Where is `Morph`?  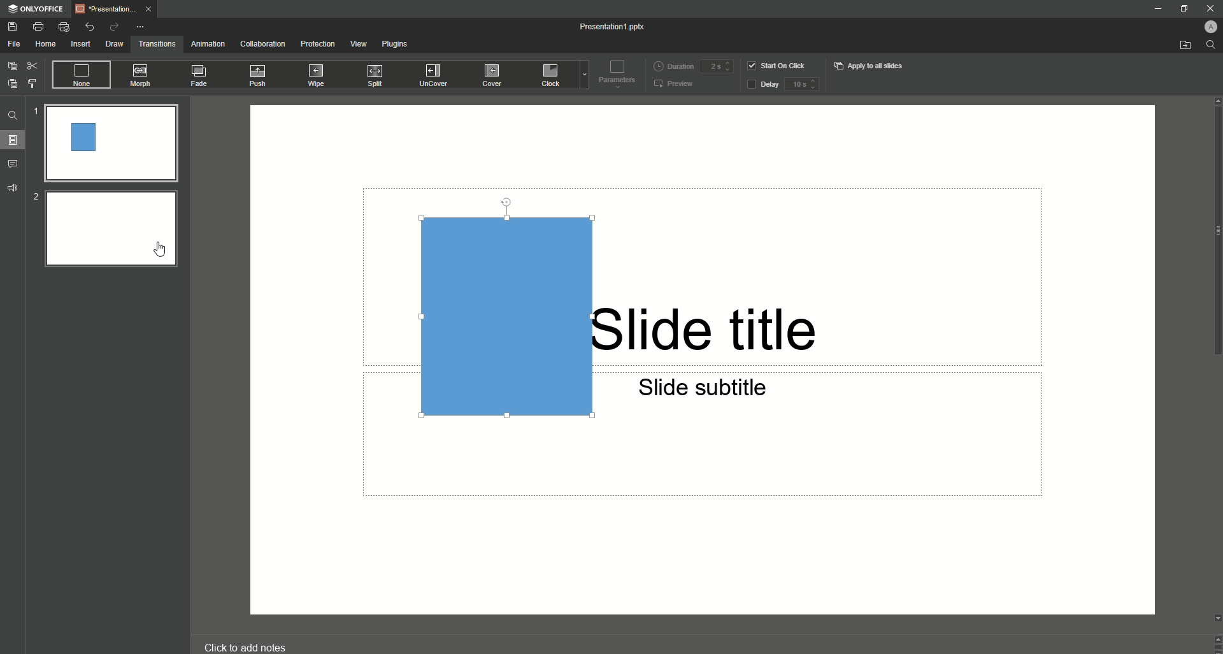 Morph is located at coordinates (145, 76).